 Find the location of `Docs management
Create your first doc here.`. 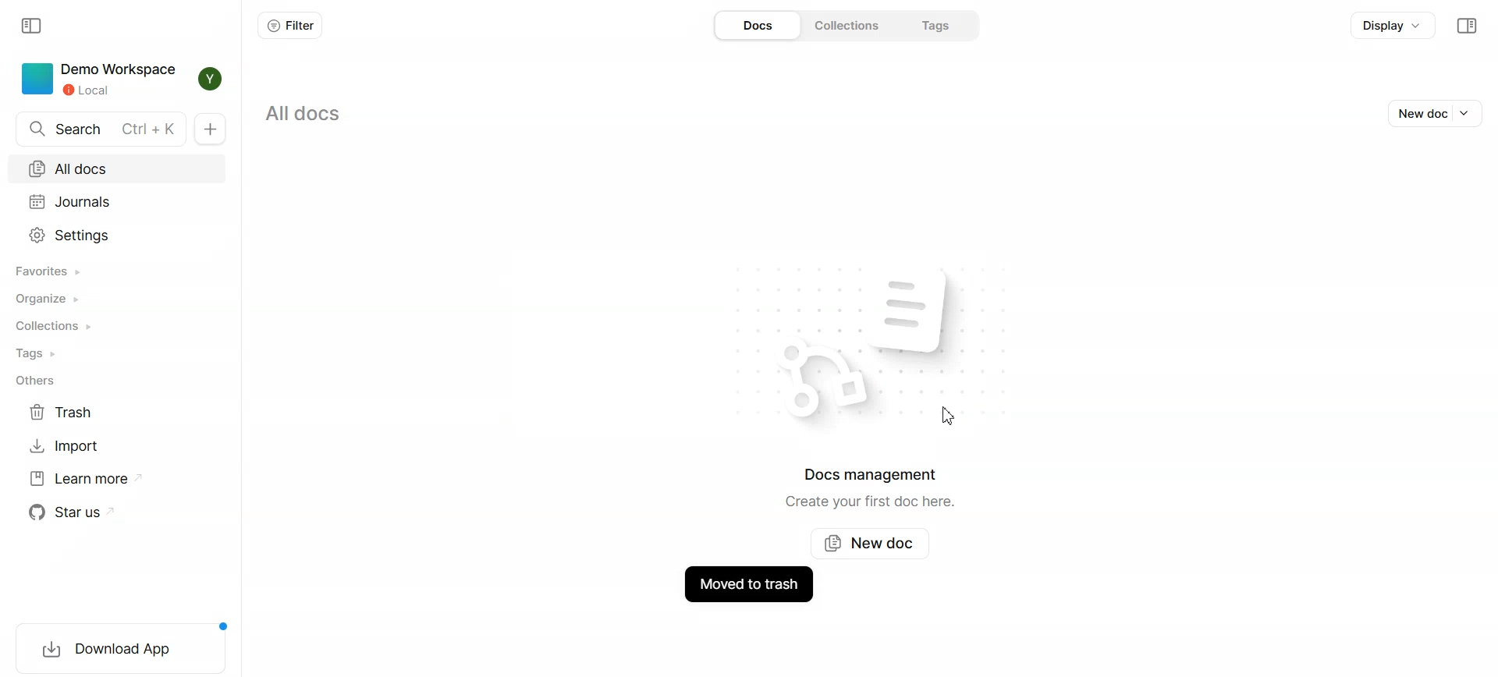

Docs management
Create your first doc here. is located at coordinates (892, 483).